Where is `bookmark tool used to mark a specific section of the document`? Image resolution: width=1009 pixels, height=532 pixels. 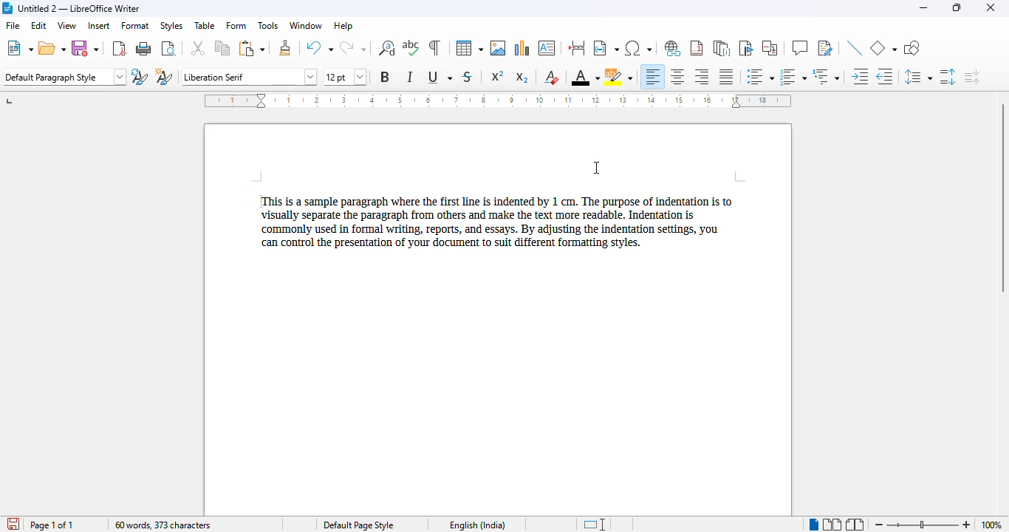
bookmark tool used to mark a specific section of the document is located at coordinates (260, 201).